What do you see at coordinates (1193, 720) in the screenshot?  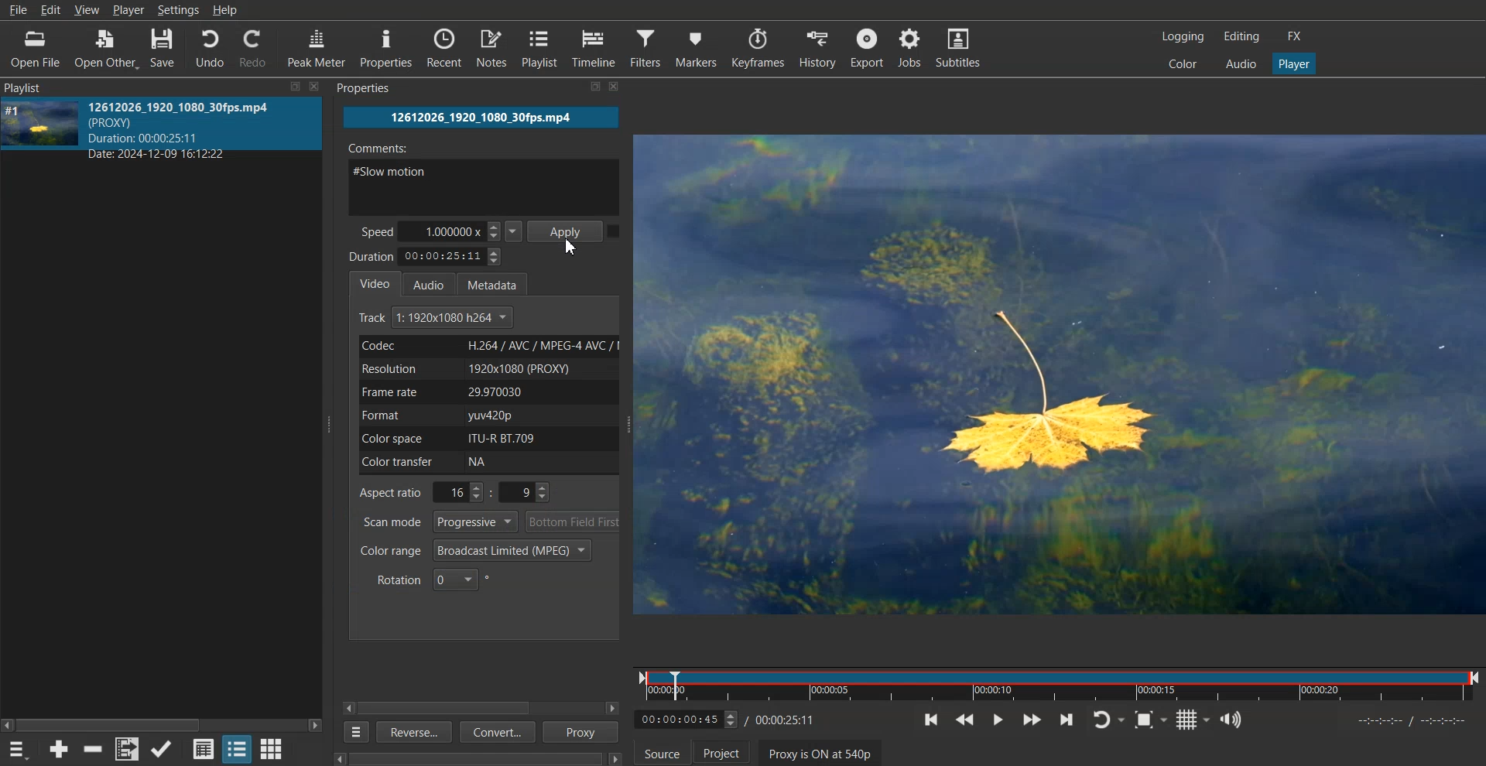 I see `Toggle grid display on the player` at bounding box center [1193, 720].